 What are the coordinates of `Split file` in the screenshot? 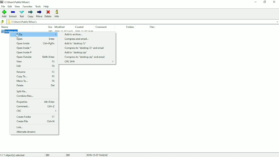 It's located at (23, 92).